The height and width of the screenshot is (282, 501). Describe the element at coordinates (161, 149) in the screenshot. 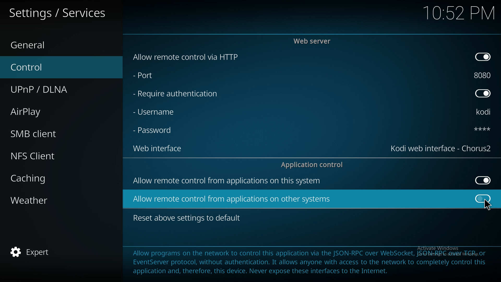

I see `web interface` at that location.